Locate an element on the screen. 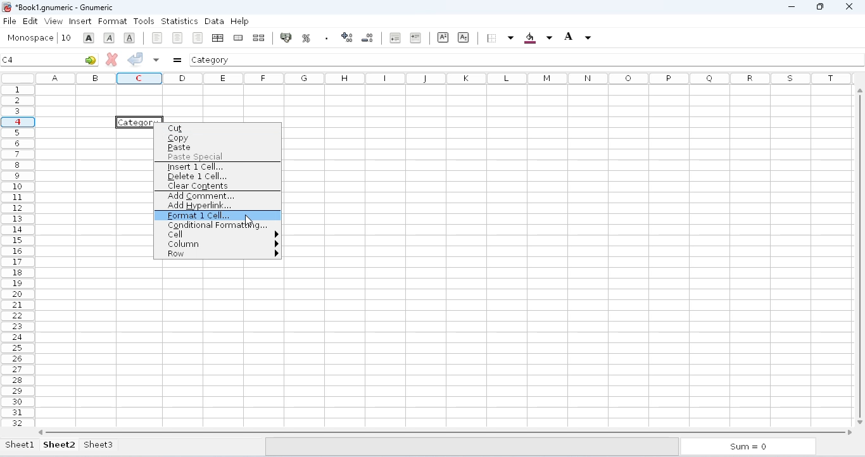 The width and height of the screenshot is (865, 457). increase the number of decimals displayed is located at coordinates (347, 37).